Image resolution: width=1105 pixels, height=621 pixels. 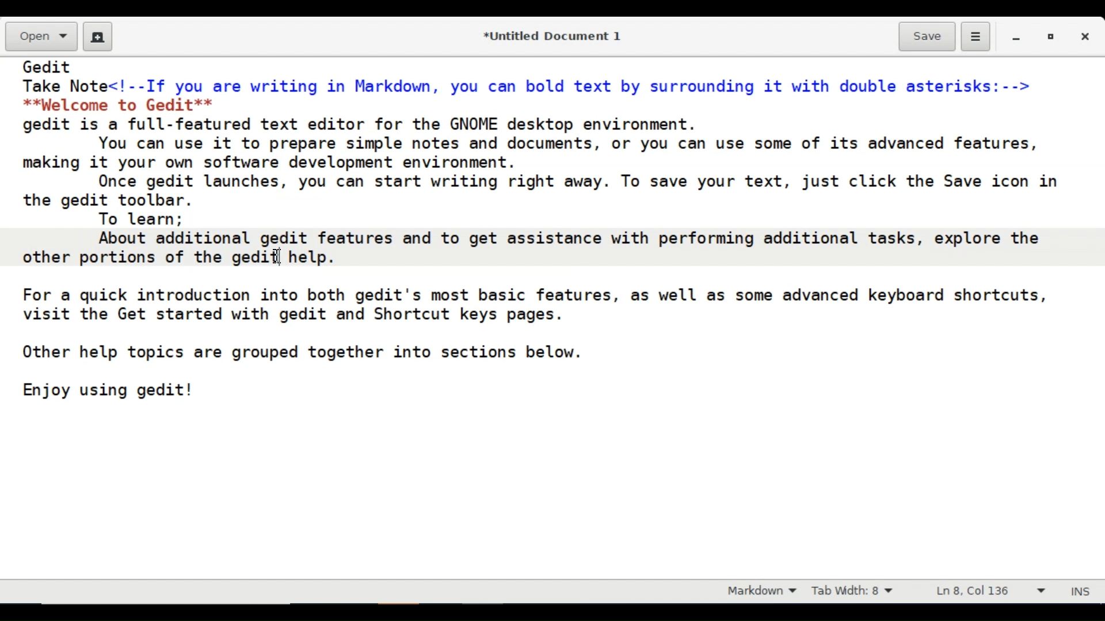 I want to click on Markdown, so click(x=759, y=592).